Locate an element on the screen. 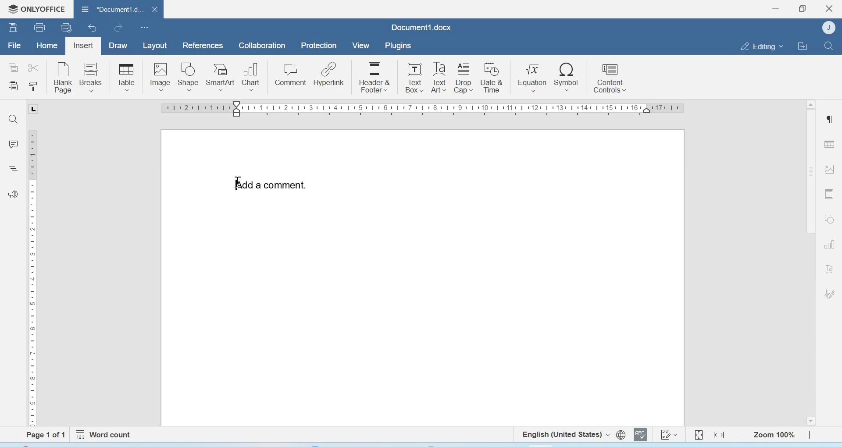 This screenshot has height=447, width=842. close is located at coordinates (157, 9).